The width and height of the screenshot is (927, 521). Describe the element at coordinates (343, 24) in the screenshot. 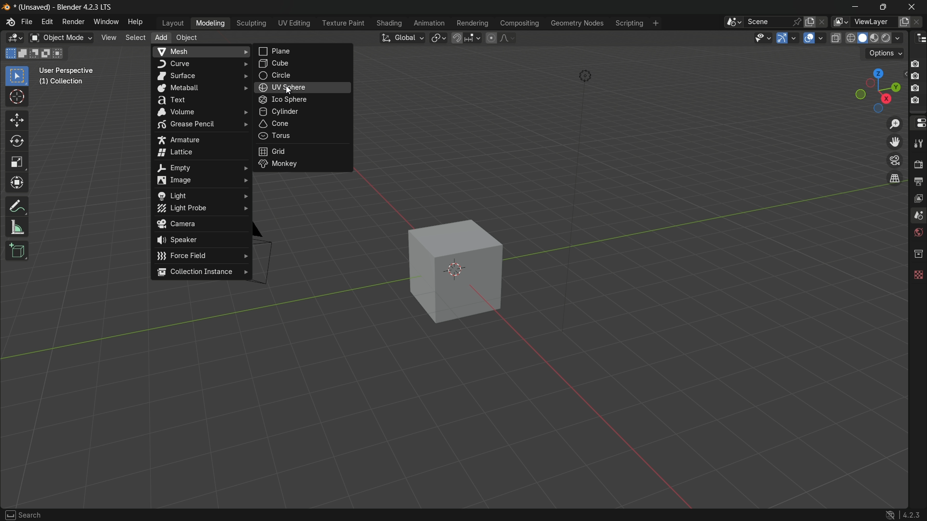

I see `texture paint menu` at that location.